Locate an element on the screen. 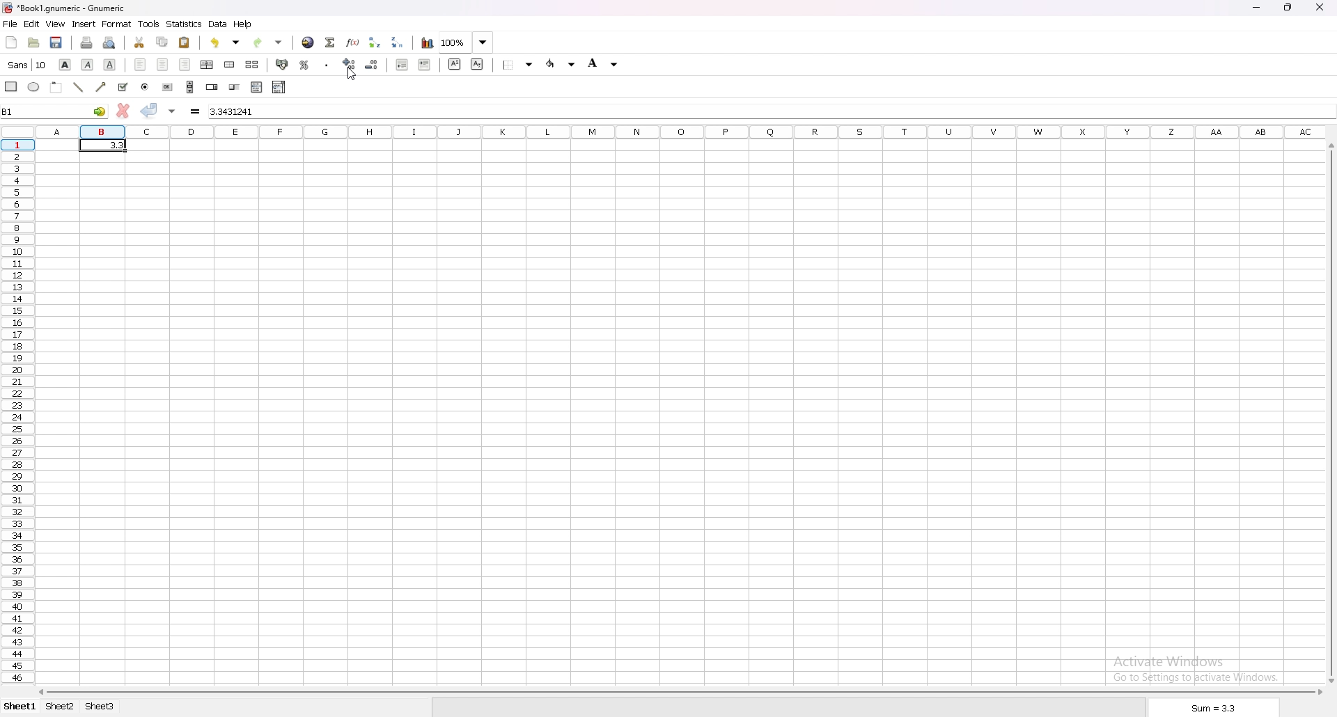  cursor is located at coordinates (350, 74).